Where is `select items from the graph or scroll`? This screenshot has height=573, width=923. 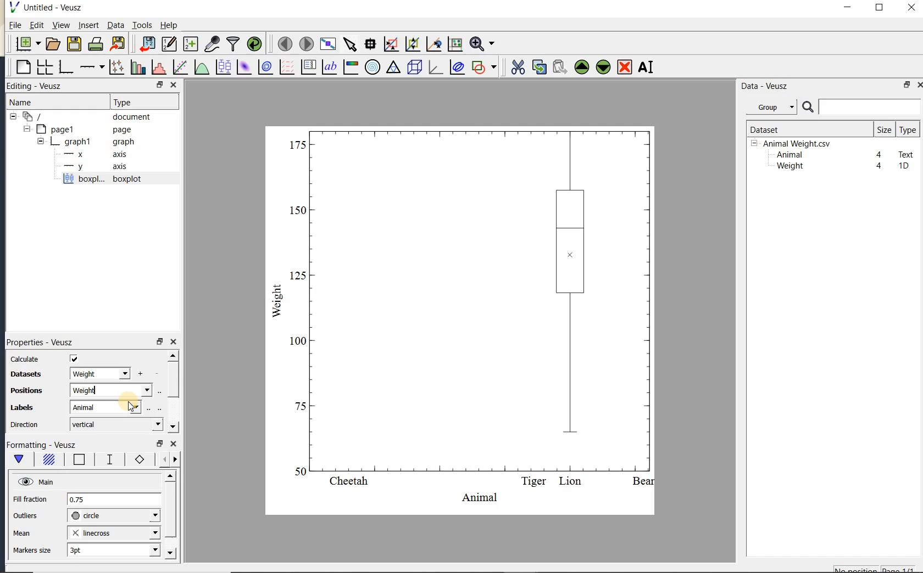
select items from the graph or scroll is located at coordinates (351, 44).